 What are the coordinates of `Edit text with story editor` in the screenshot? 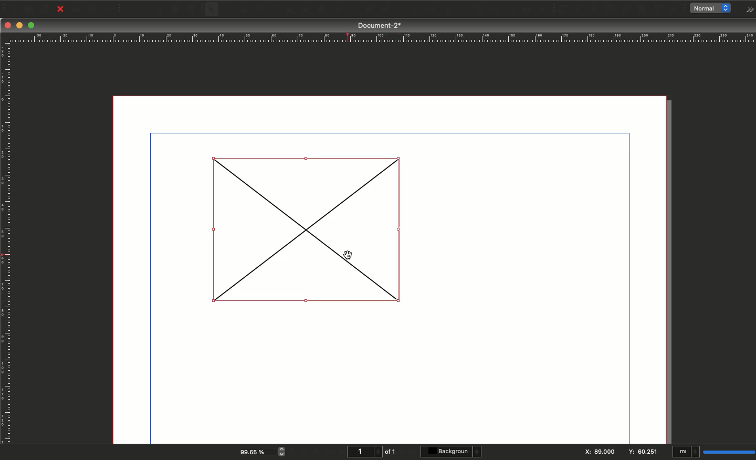 It's located at (454, 9).